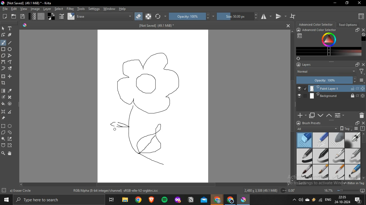 The height and width of the screenshot is (205, 366). What do you see at coordinates (331, 96) in the screenshot?
I see `Background` at bounding box center [331, 96].